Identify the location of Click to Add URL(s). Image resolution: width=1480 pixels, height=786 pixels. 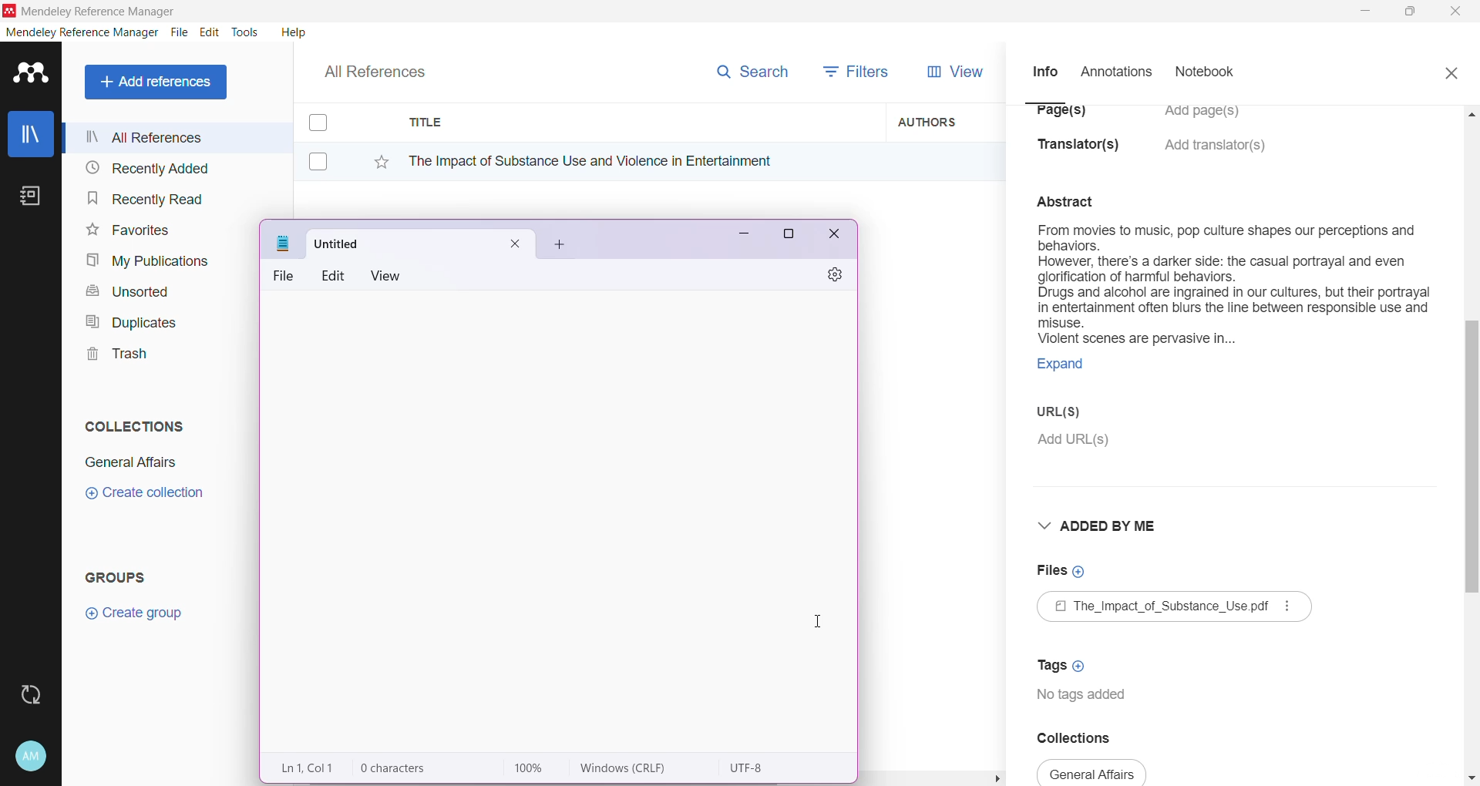
(1075, 442).